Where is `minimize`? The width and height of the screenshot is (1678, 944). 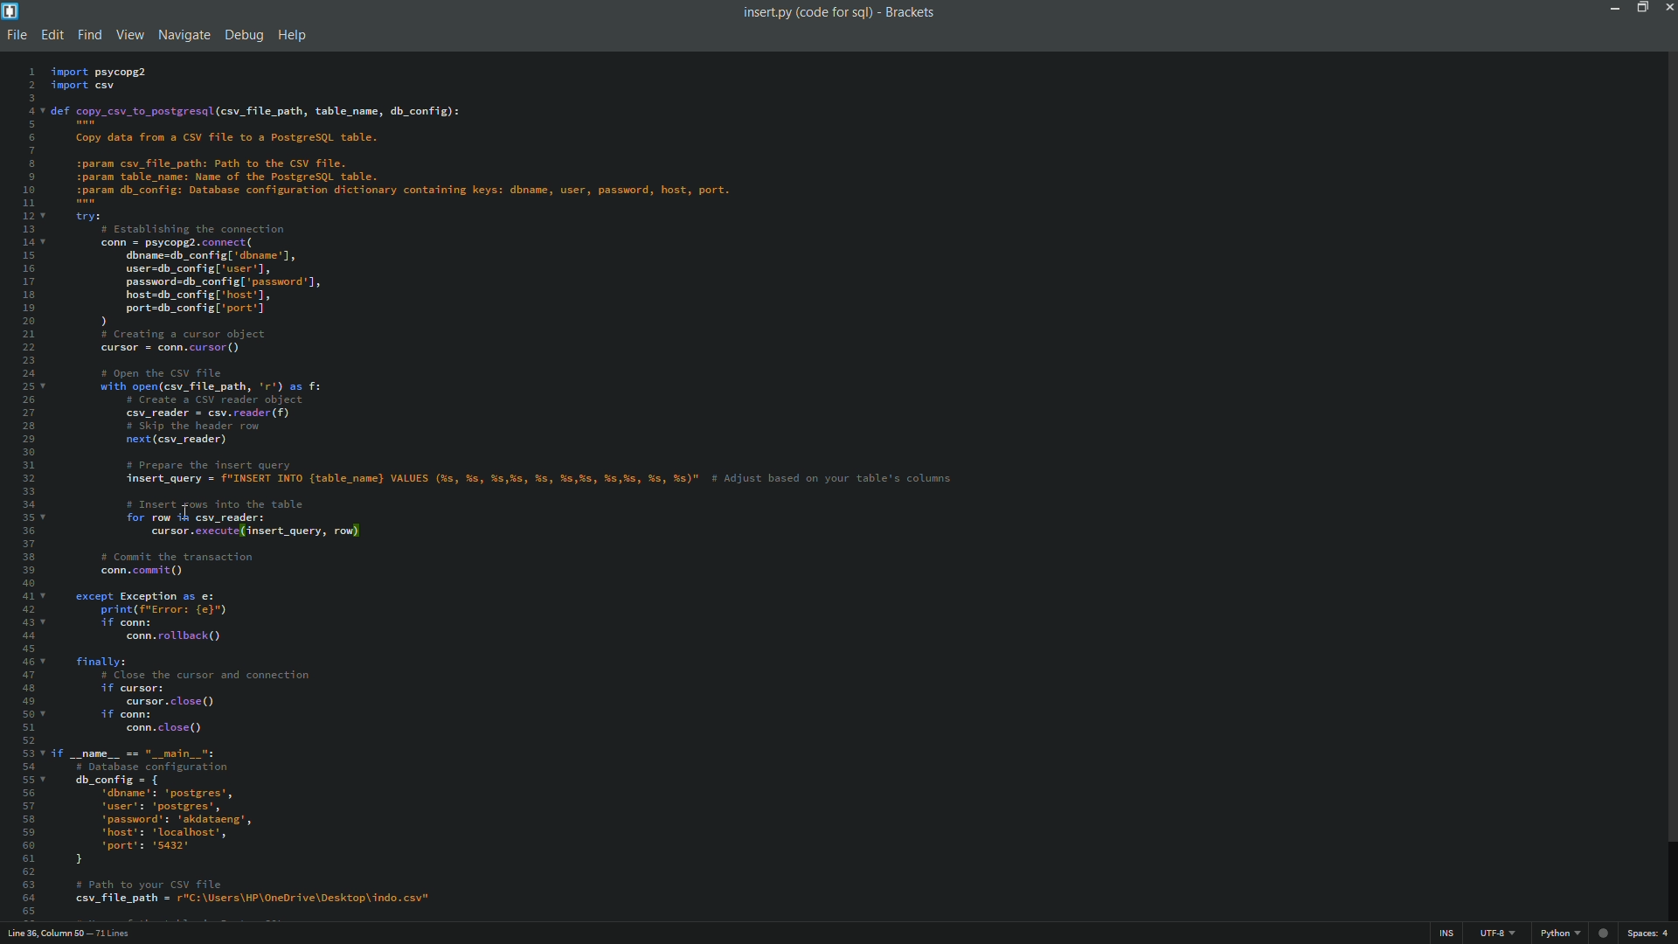 minimize is located at coordinates (1612, 7).